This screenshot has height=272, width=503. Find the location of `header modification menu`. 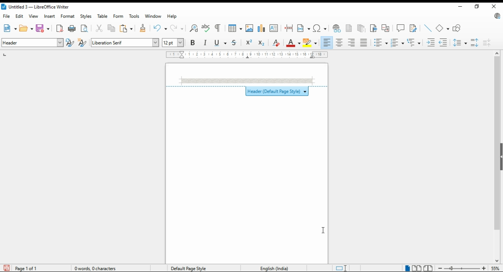

header modification menu is located at coordinates (246, 90).